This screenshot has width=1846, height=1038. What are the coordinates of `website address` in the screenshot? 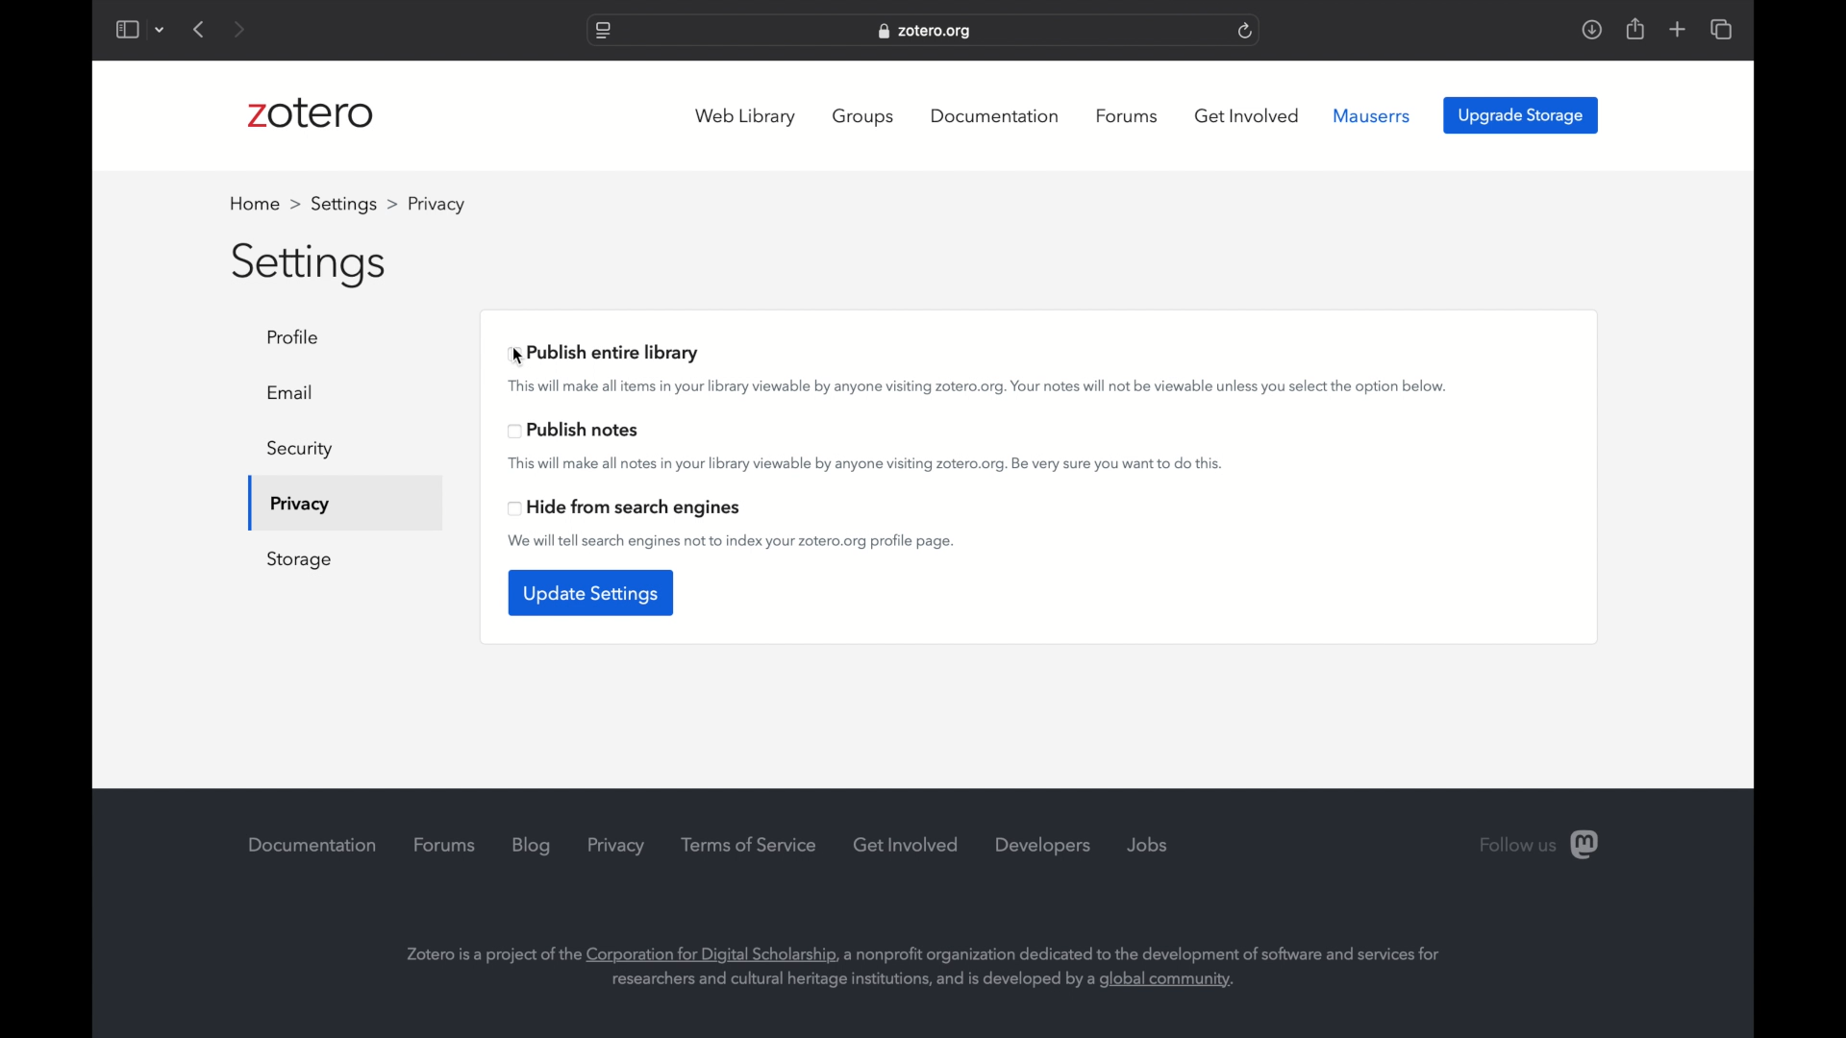 It's located at (924, 31).